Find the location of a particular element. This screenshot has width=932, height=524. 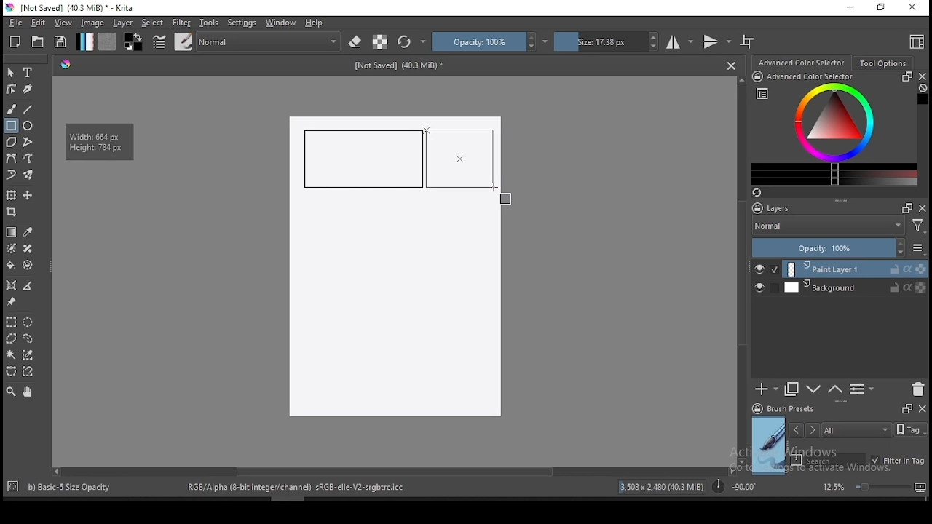

freehand path tool is located at coordinates (29, 159).